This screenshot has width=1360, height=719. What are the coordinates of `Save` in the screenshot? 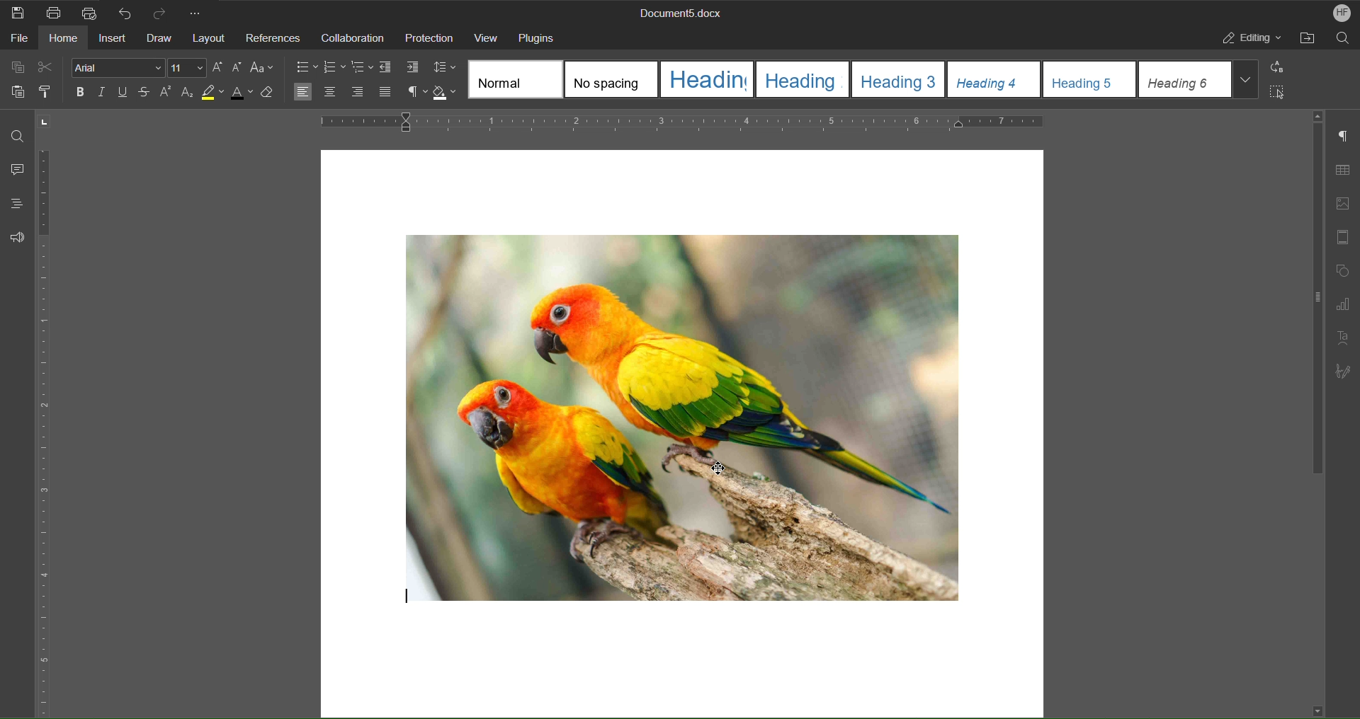 It's located at (18, 12).